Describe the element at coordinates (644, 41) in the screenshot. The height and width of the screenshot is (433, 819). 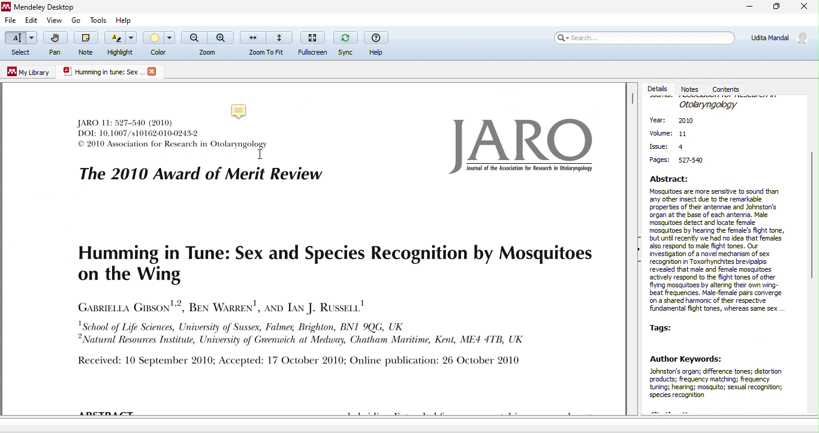
I see `search bar` at that location.